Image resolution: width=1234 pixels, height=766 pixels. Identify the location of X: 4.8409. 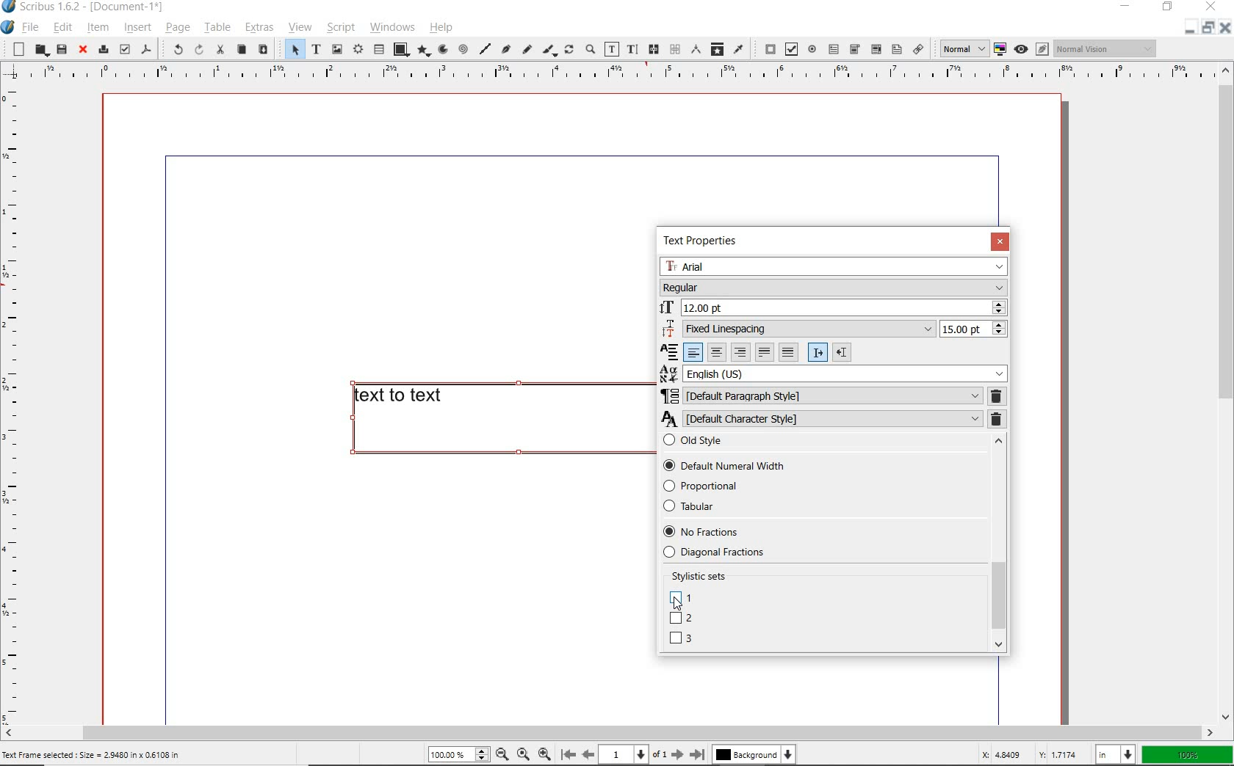
(1004, 754).